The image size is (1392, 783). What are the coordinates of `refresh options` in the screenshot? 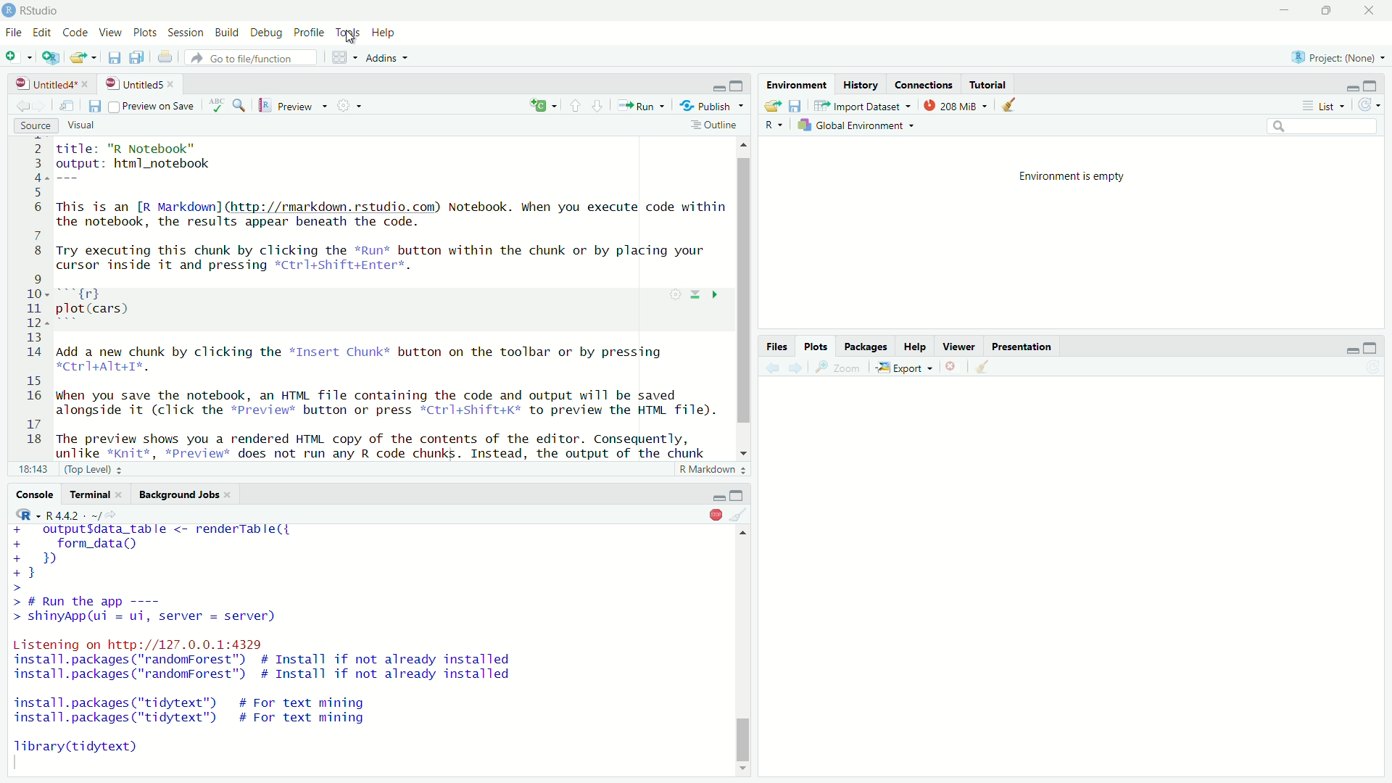 It's located at (1370, 105).